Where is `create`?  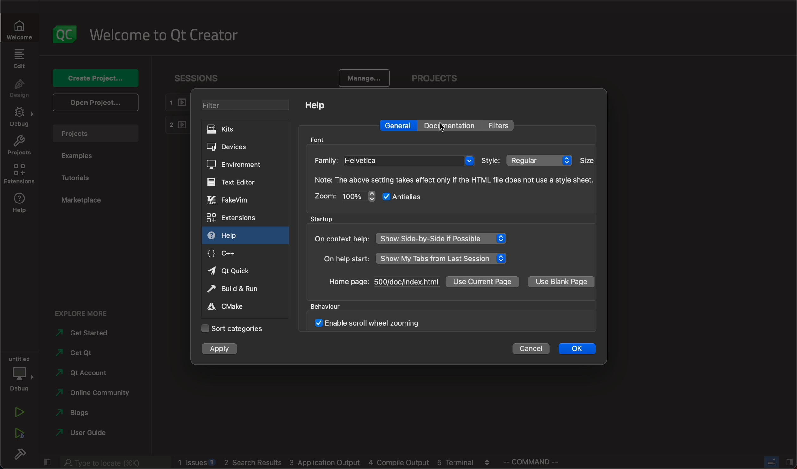
create is located at coordinates (96, 78).